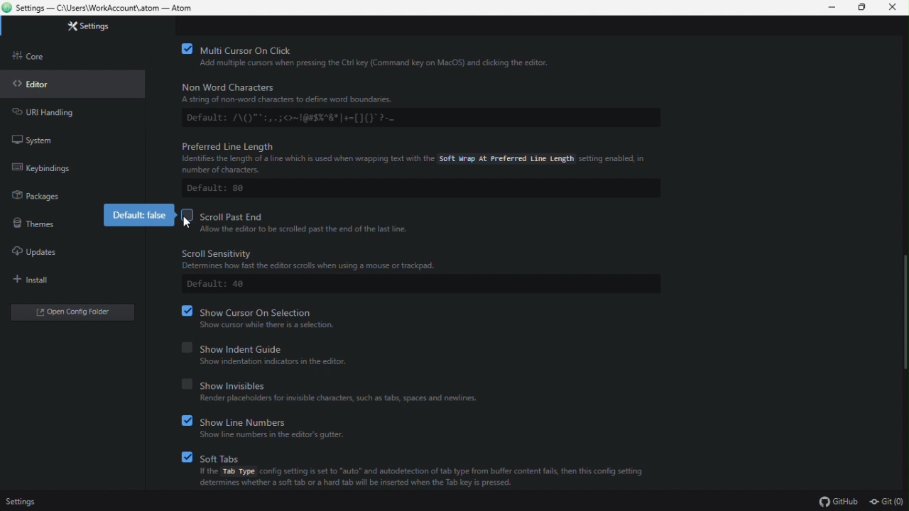  Describe the element at coordinates (297, 346) in the screenshot. I see `Show indent guide` at that location.